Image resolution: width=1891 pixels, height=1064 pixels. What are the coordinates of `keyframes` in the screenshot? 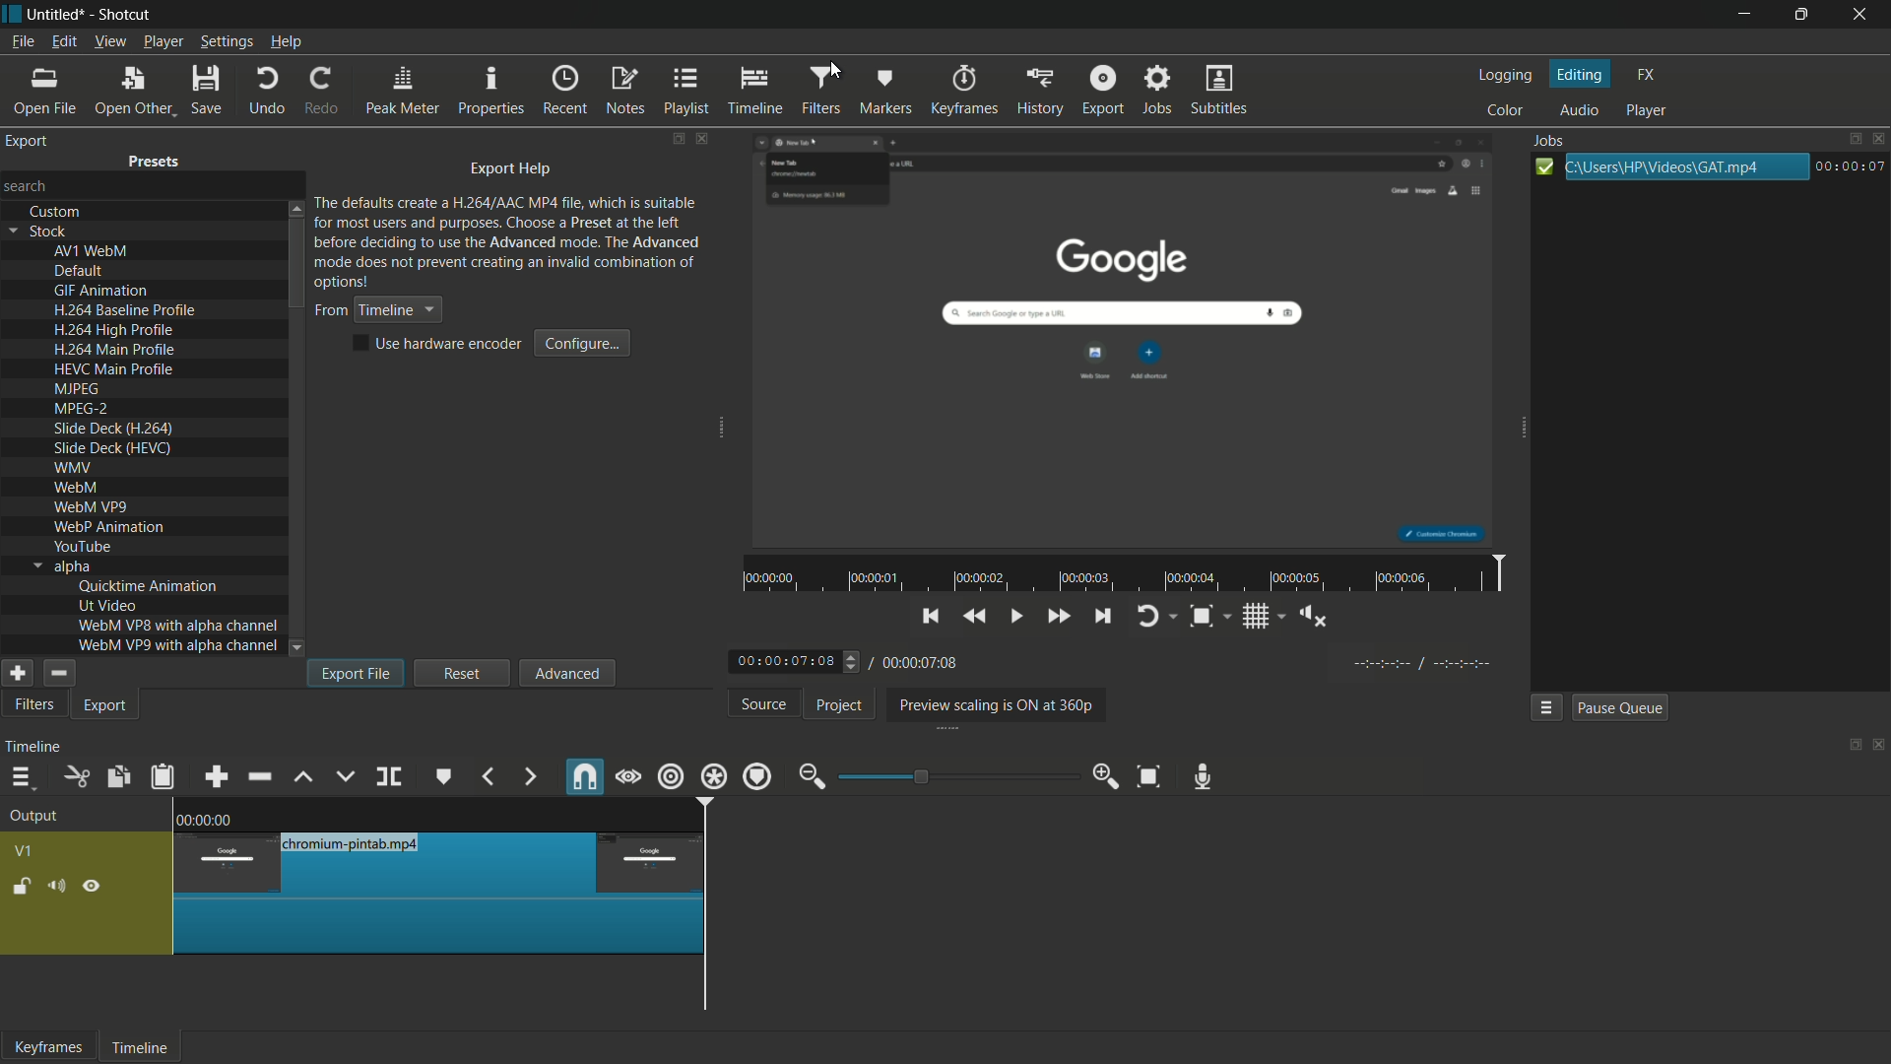 It's located at (968, 90).